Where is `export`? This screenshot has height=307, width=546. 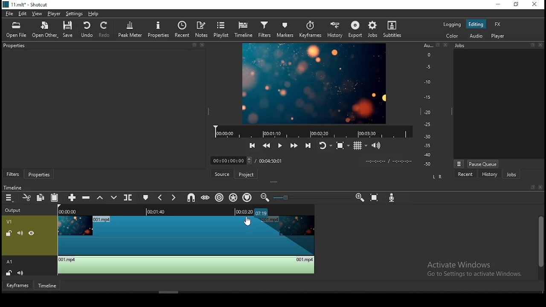 export is located at coordinates (356, 28).